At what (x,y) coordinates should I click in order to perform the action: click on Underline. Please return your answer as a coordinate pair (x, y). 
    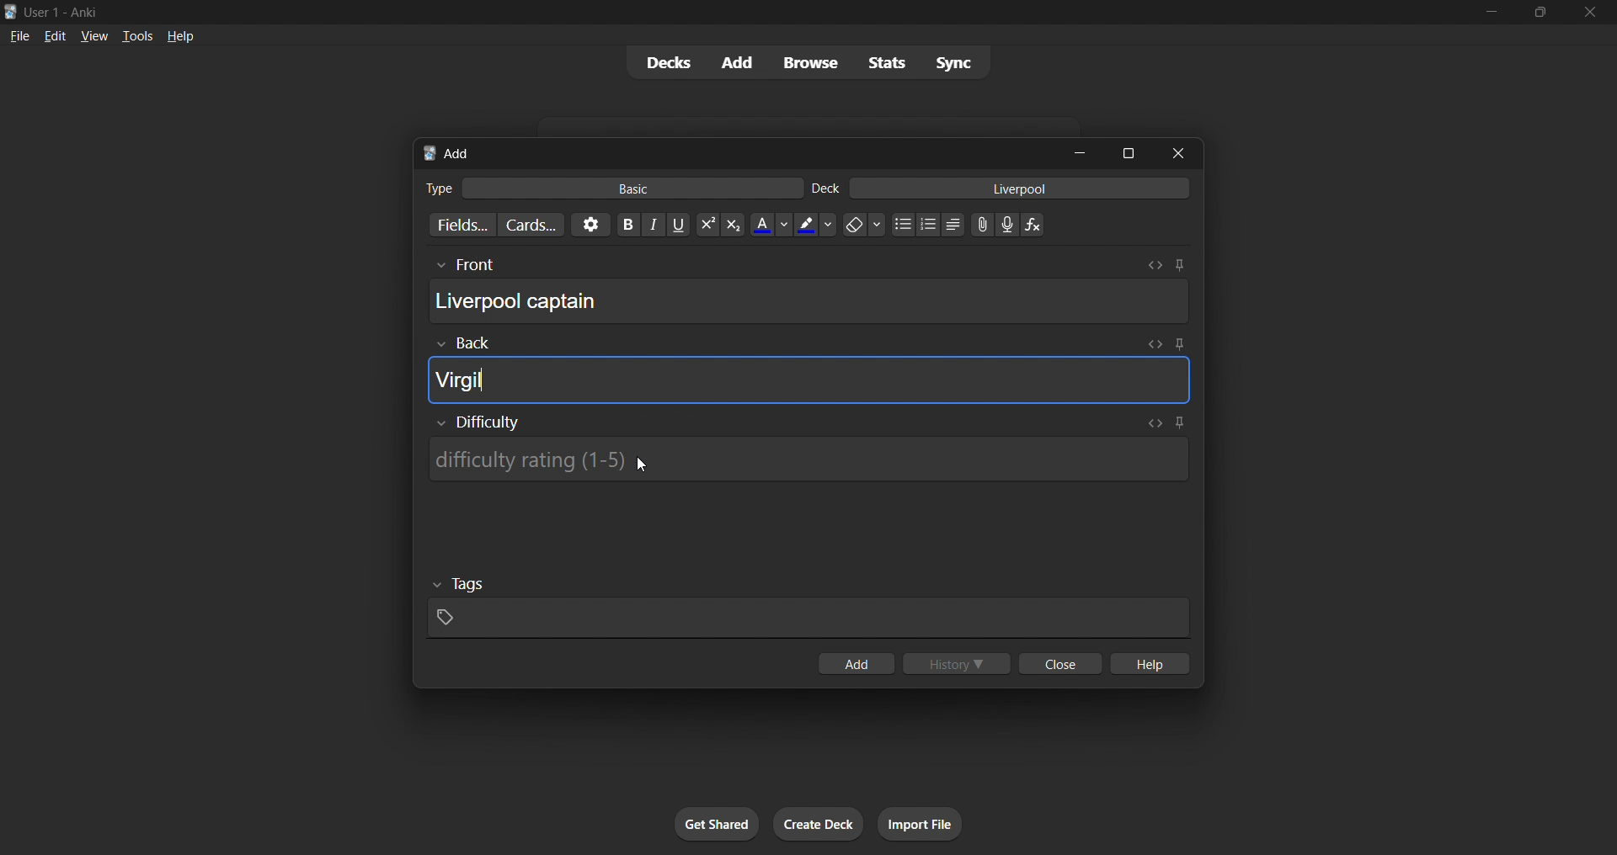
    Looking at the image, I should click on (678, 225).